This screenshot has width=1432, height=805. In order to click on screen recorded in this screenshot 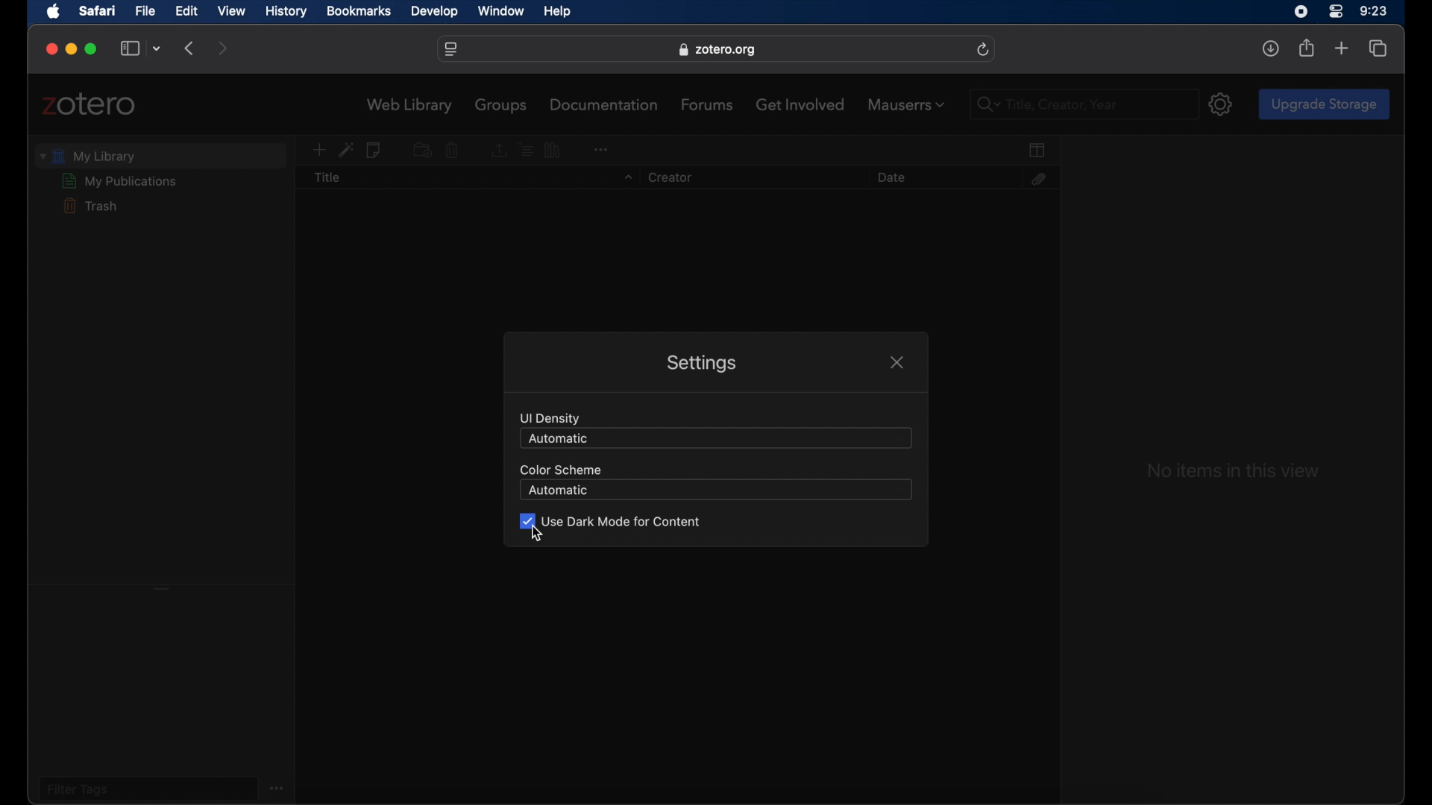, I will do `click(1301, 10)`.